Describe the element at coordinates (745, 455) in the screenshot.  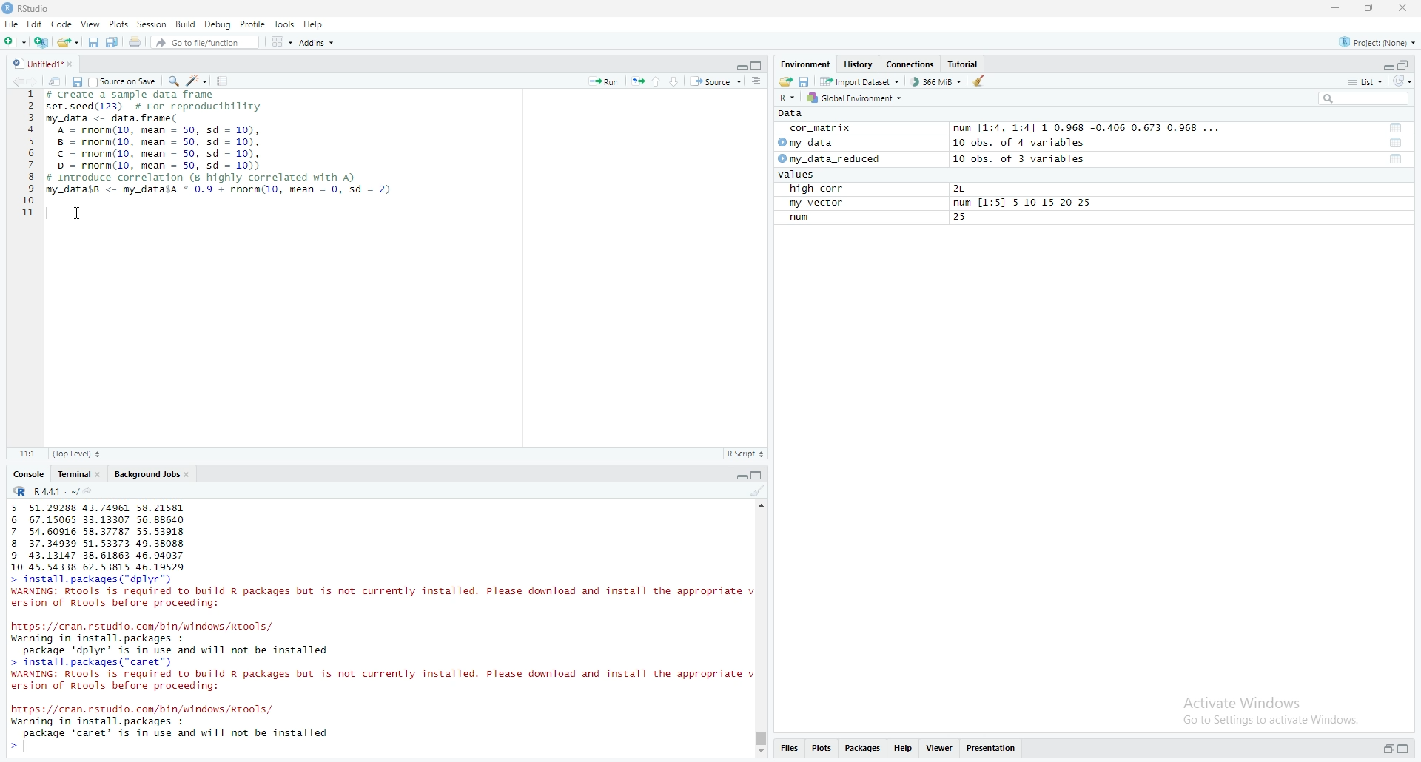
I see `R Script ` at that location.